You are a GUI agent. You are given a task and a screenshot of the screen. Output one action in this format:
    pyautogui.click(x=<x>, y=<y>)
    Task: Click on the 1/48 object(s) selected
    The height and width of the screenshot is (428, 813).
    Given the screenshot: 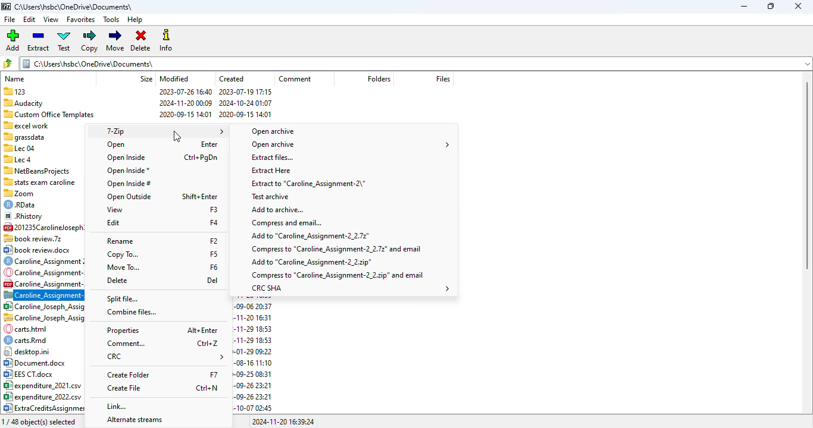 What is the action you would take?
    pyautogui.click(x=39, y=421)
    